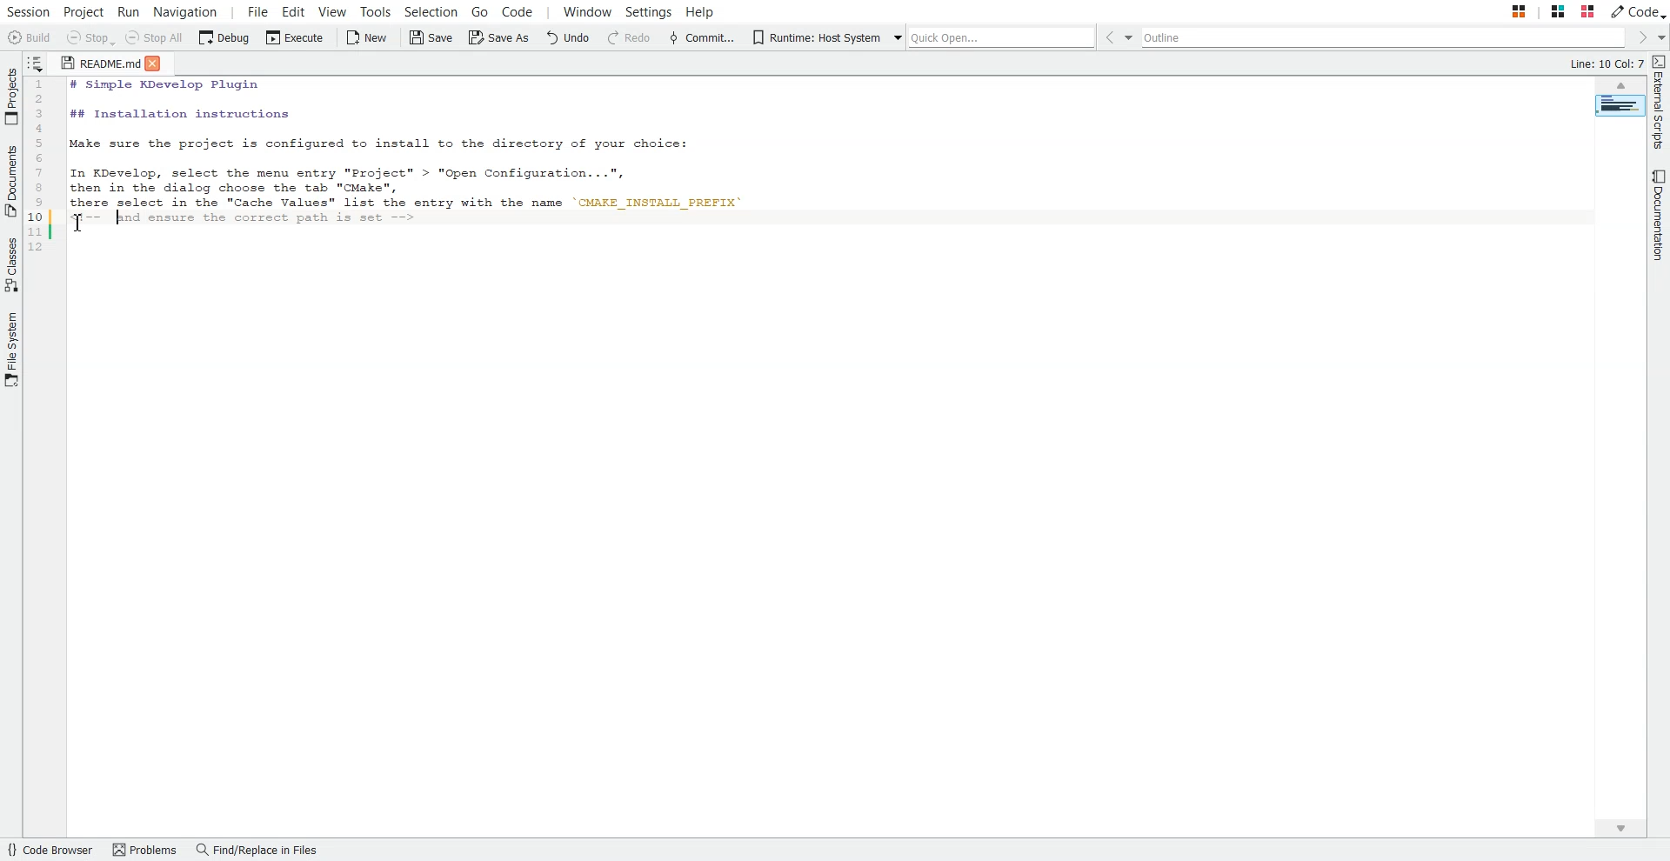  What do you see at coordinates (432, 10) in the screenshot?
I see `Selection` at bounding box center [432, 10].